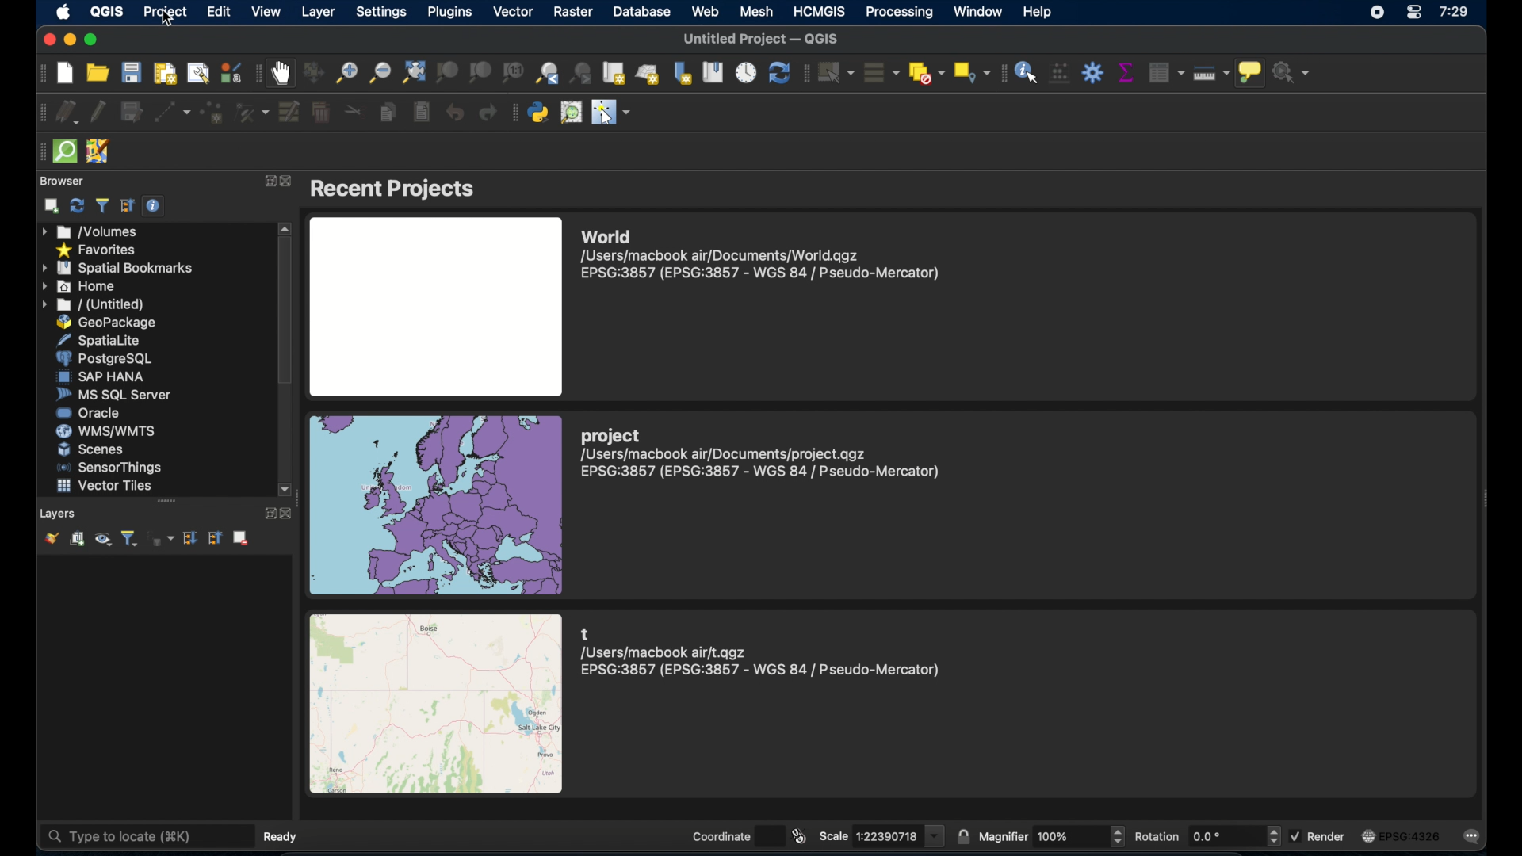  I want to click on window, so click(979, 11).